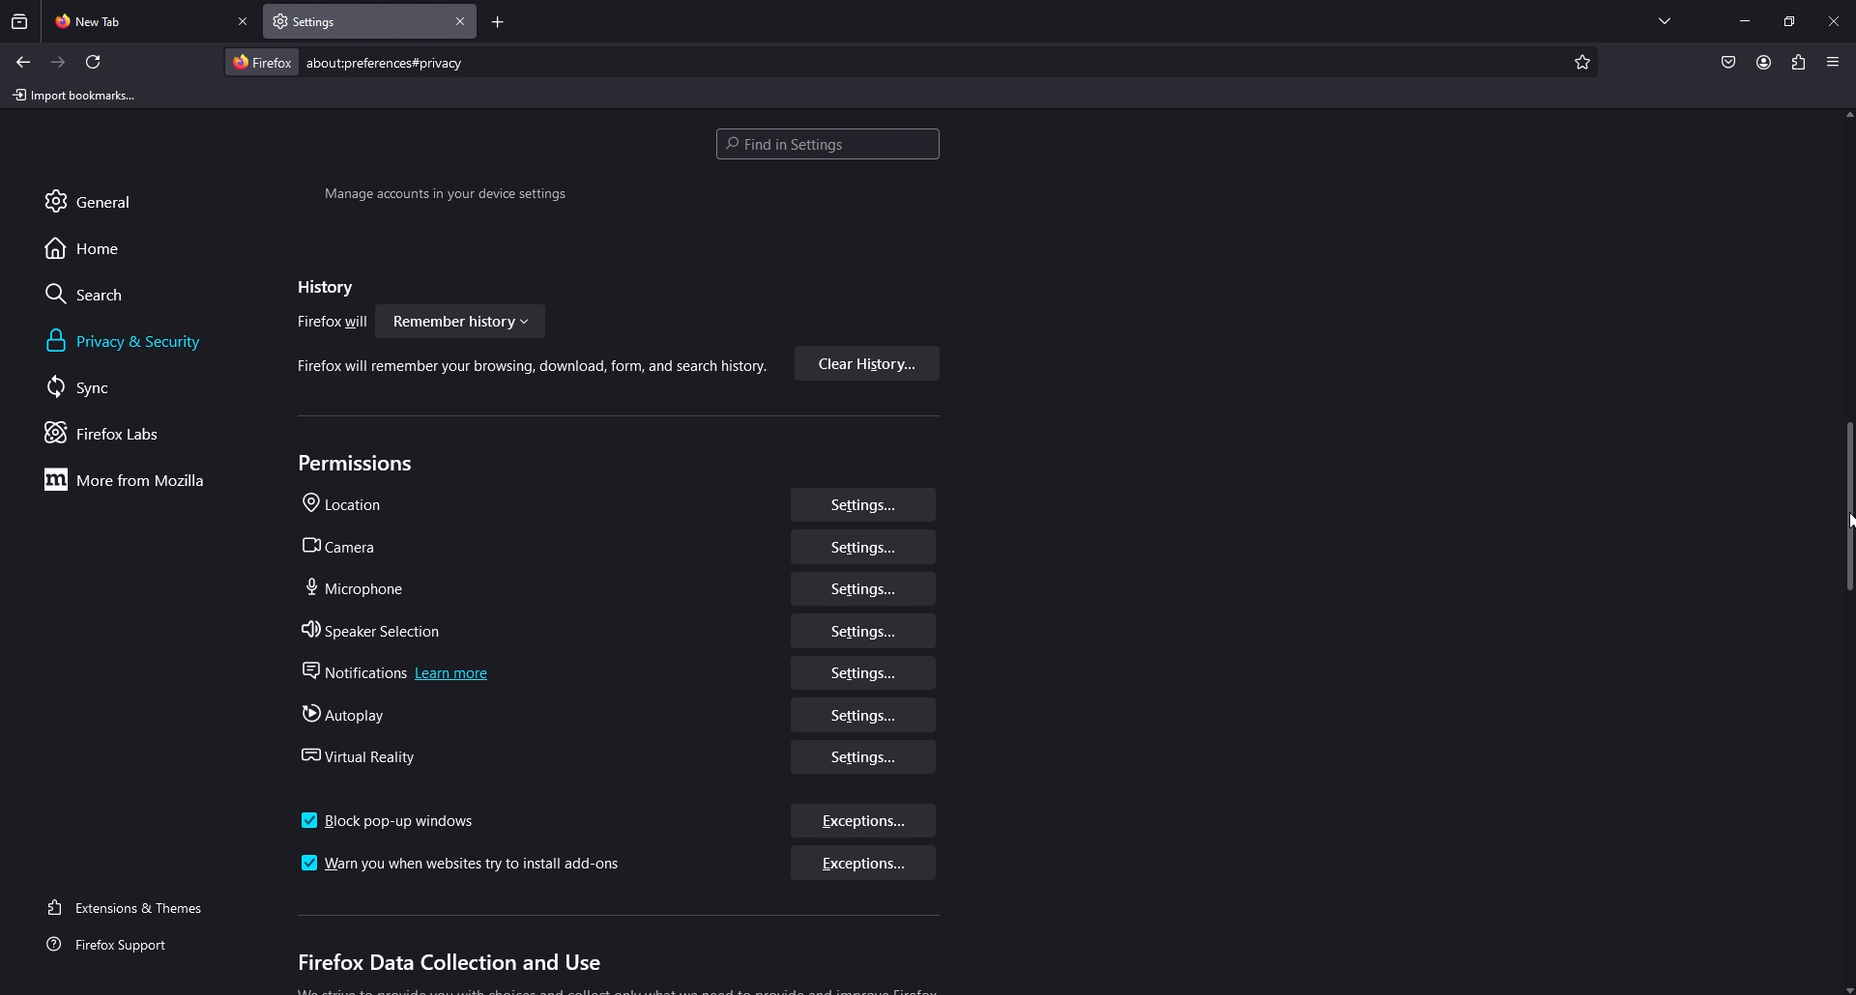 The image size is (1856, 995). I want to click on list all tabs, so click(1665, 17).